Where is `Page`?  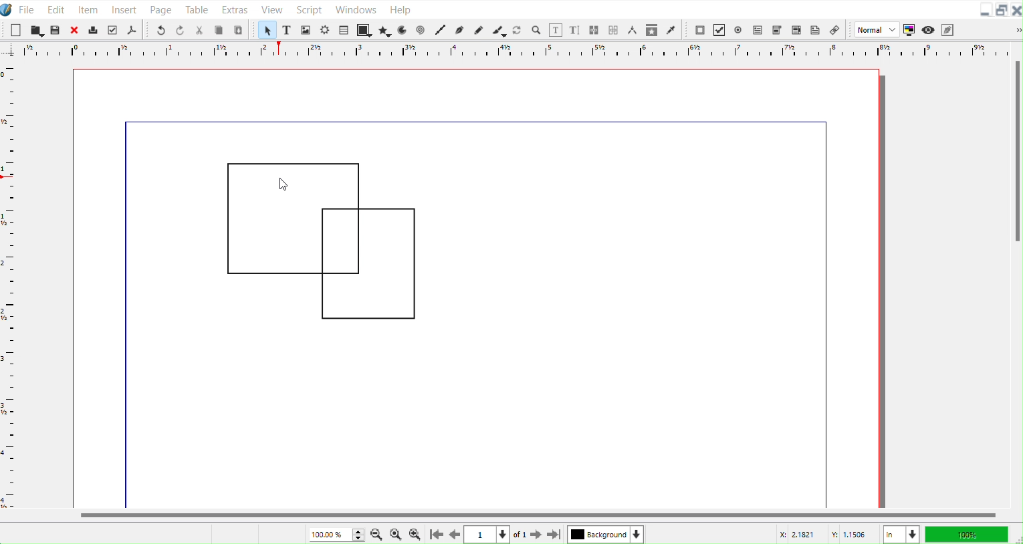
Page is located at coordinates (160, 9).